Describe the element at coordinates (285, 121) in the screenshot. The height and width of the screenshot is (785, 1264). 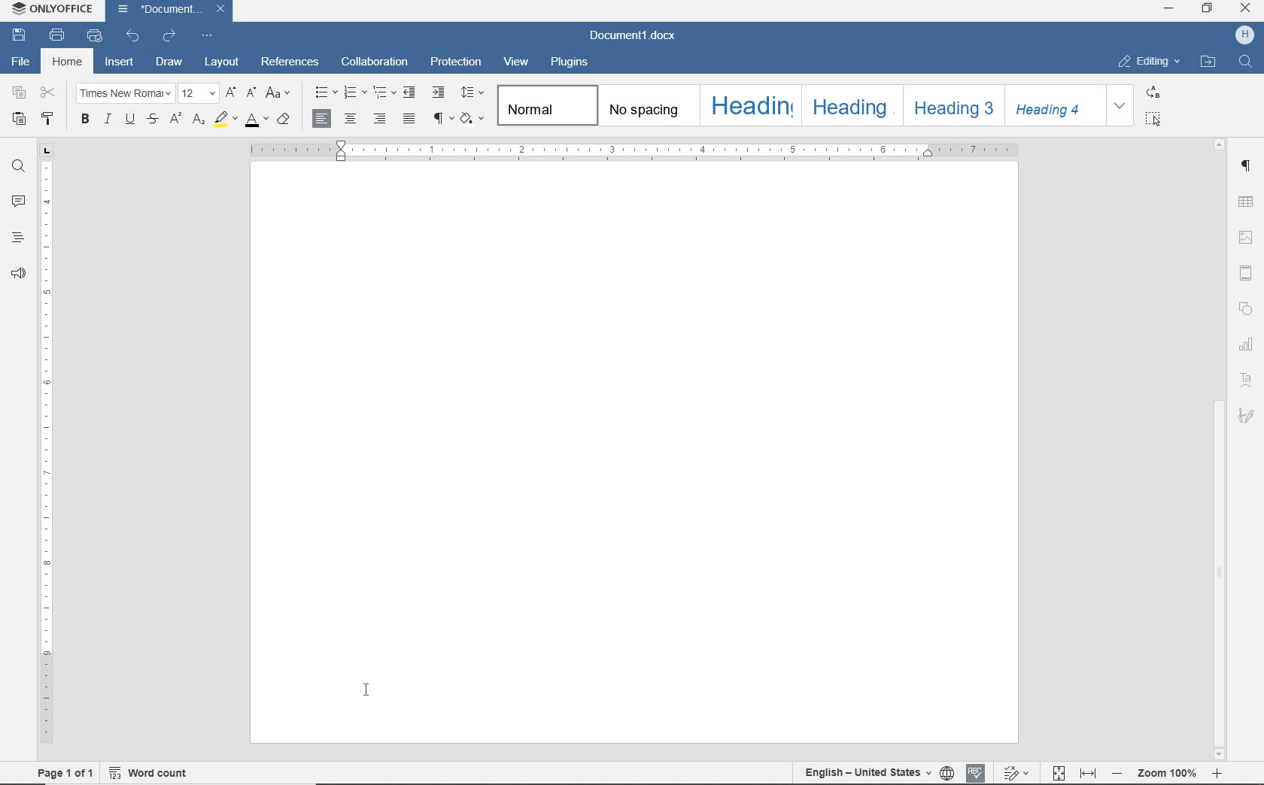
I see `CLEAR STYLE` at that location.